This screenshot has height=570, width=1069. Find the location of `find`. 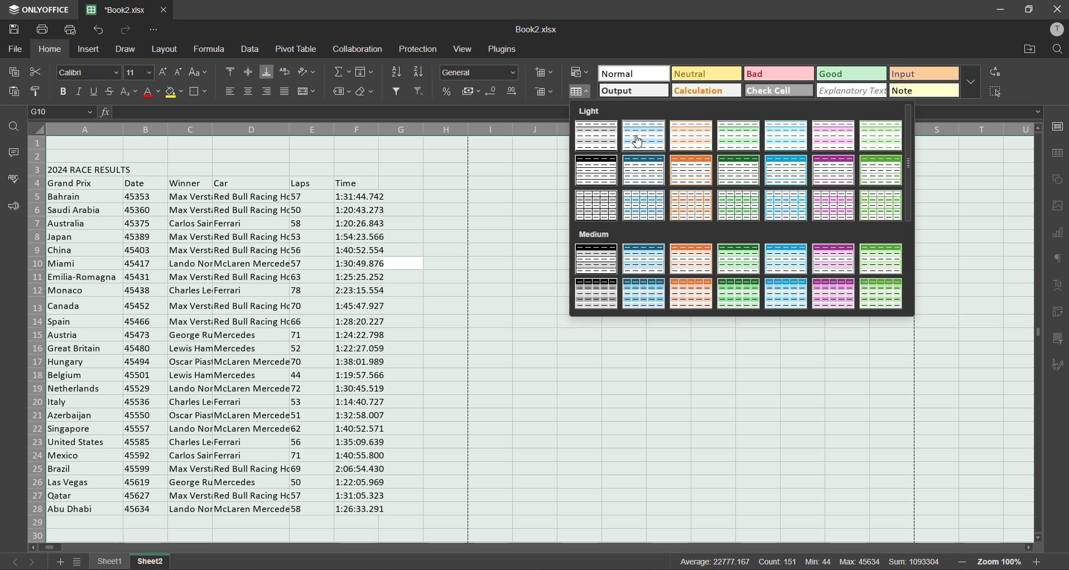

find is located at coordinates (1054, 49).